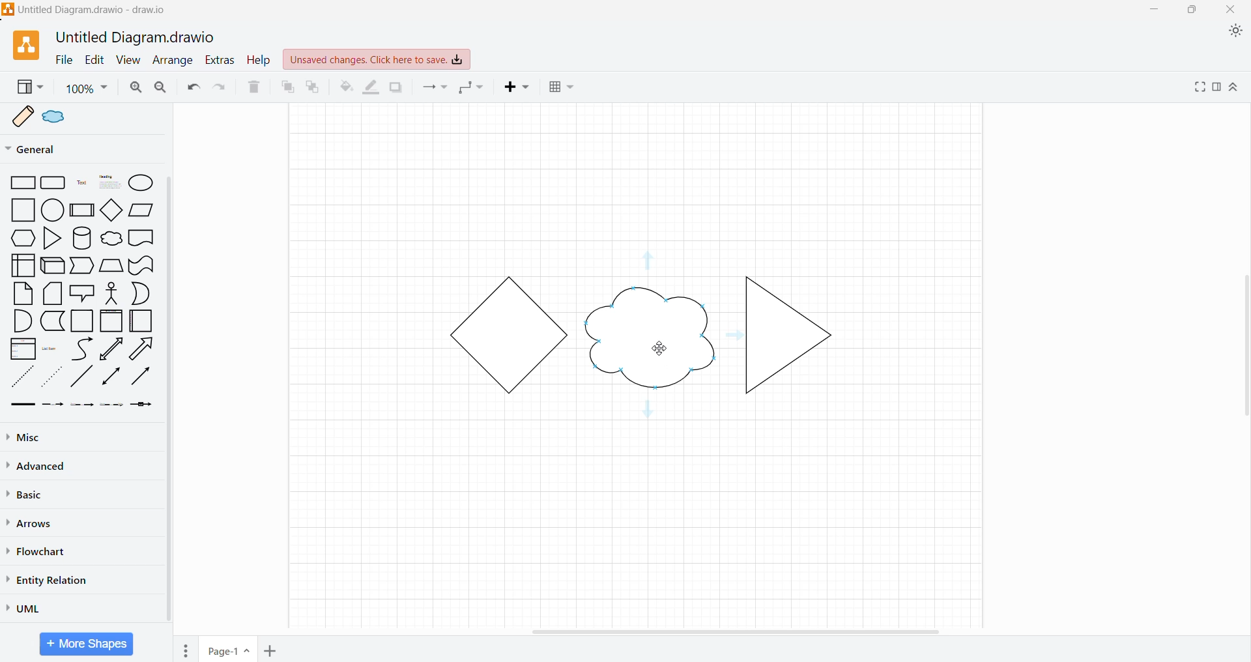 The height and width of the screenshot is (662, 1251). What do you see at coordinates (1243, 343) in the screenshot?
I see `Vertical Scroll Bar` at bounding box center [1243, 343].